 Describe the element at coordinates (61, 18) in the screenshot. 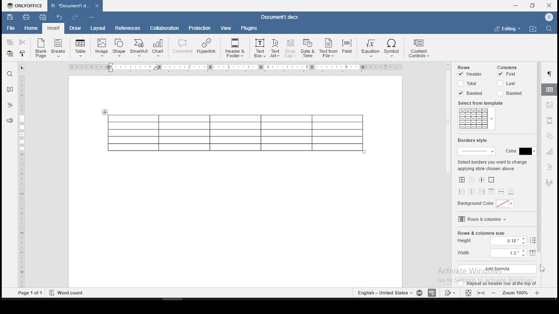

I see `undo` at that location.